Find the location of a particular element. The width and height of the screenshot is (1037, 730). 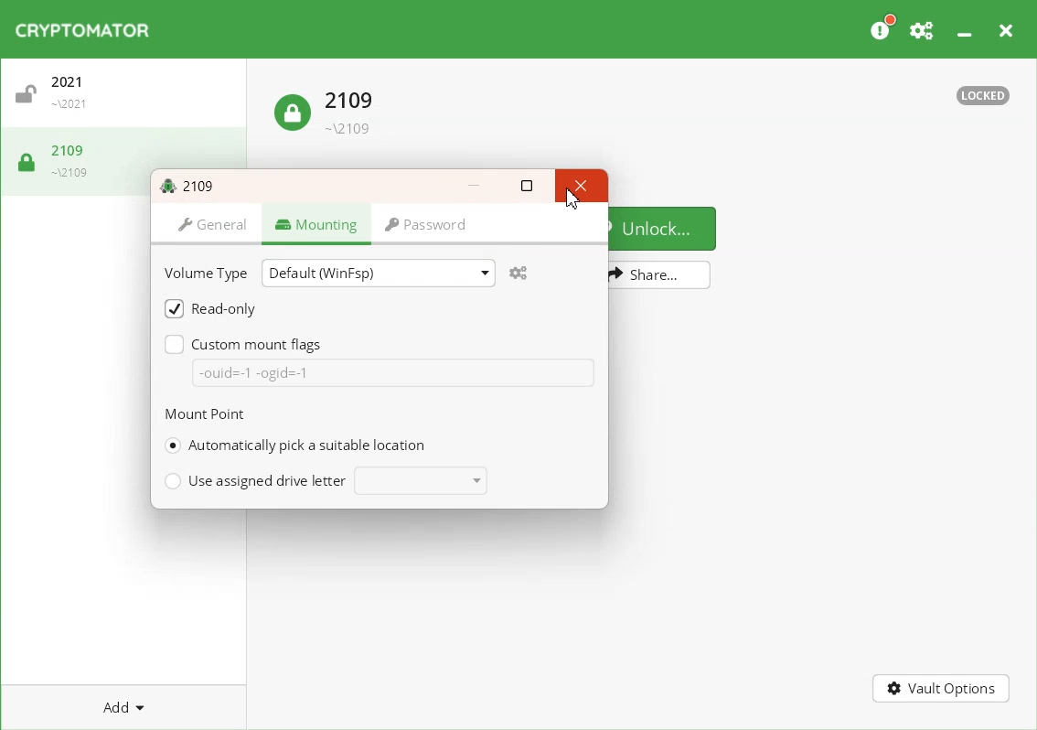

Logo is located at coordinates (85, 29).